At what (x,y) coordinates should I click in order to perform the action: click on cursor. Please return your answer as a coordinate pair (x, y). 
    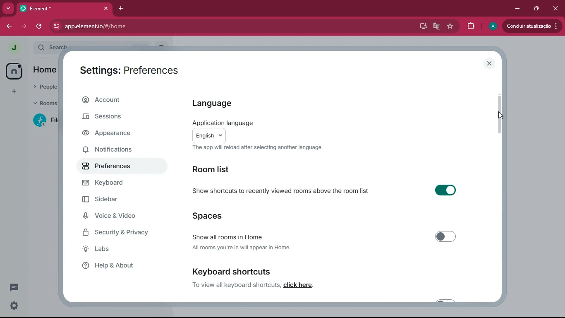
    Looking at the image, I should click on (500, 117).